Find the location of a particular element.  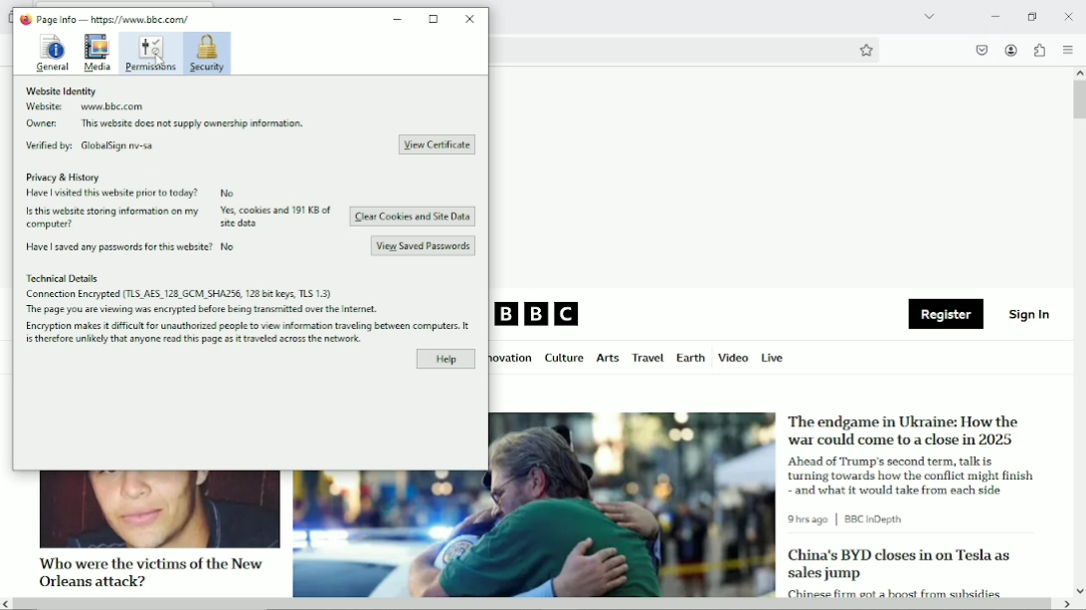

General is located at coordinates (51, 52).